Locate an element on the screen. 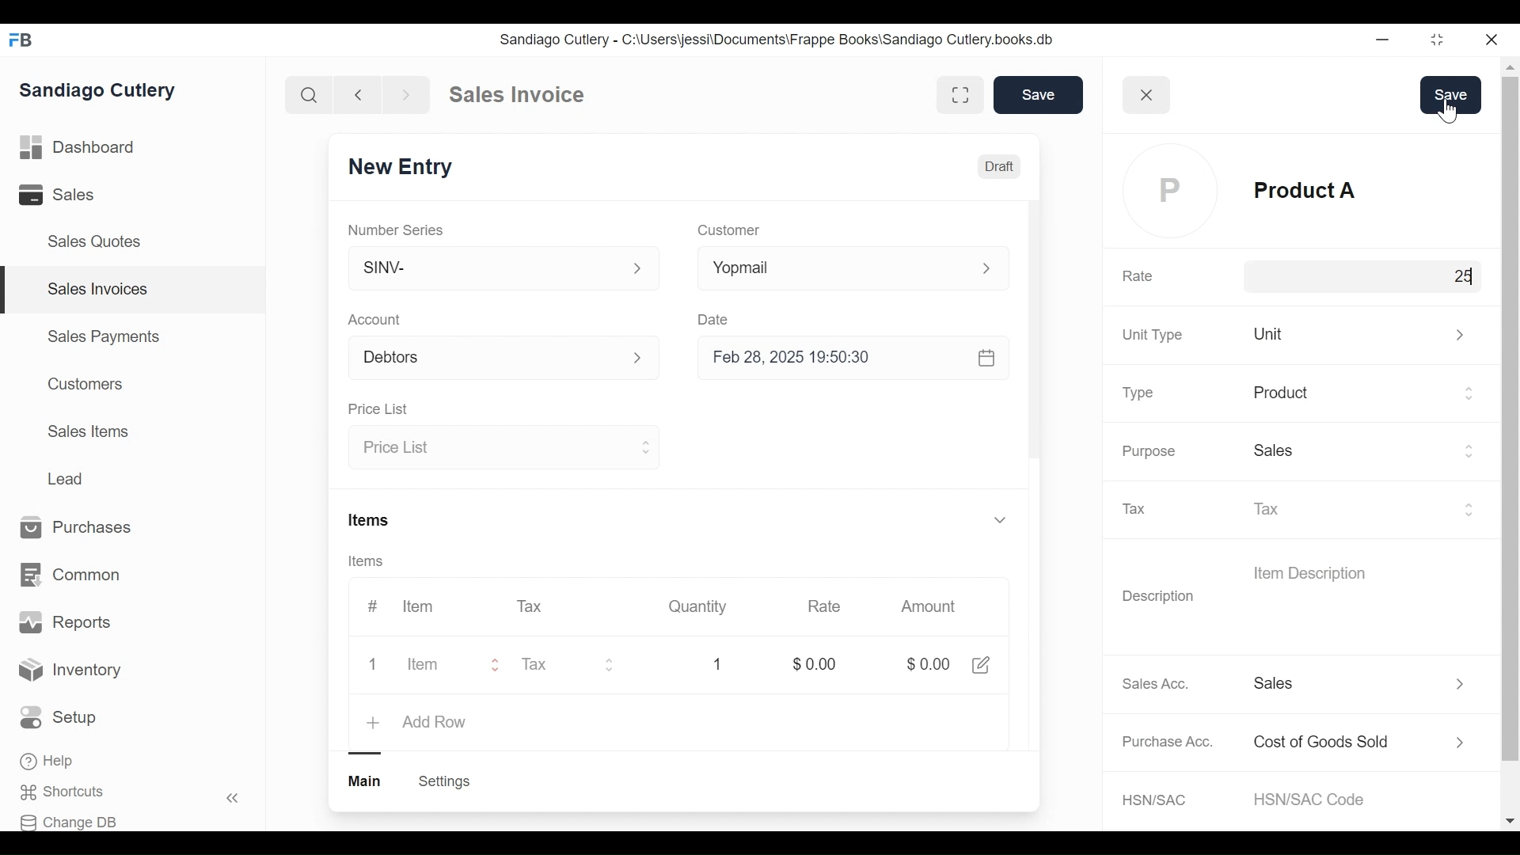 This screenshot has height=855, width=1520. Number Series is located at coordinates (396, 227).